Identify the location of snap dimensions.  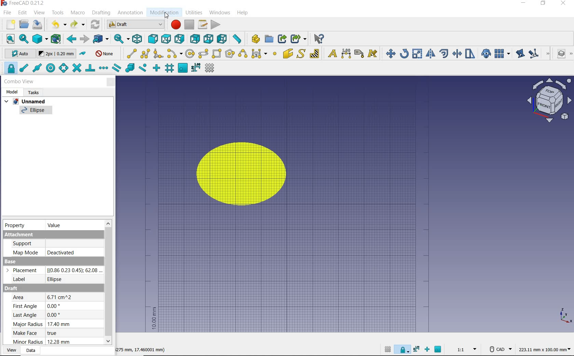
(196, 69).